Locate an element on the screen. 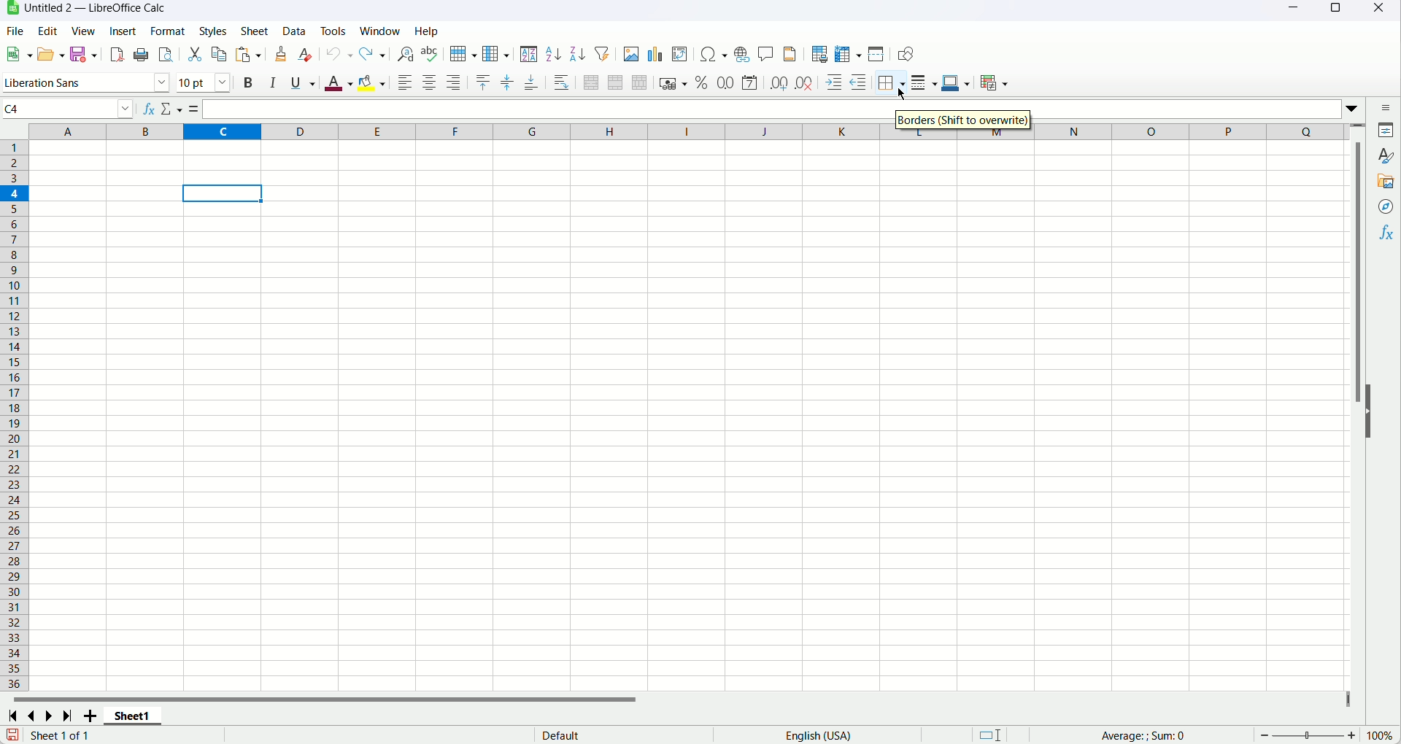  Open is located at coordinates (52, 54).